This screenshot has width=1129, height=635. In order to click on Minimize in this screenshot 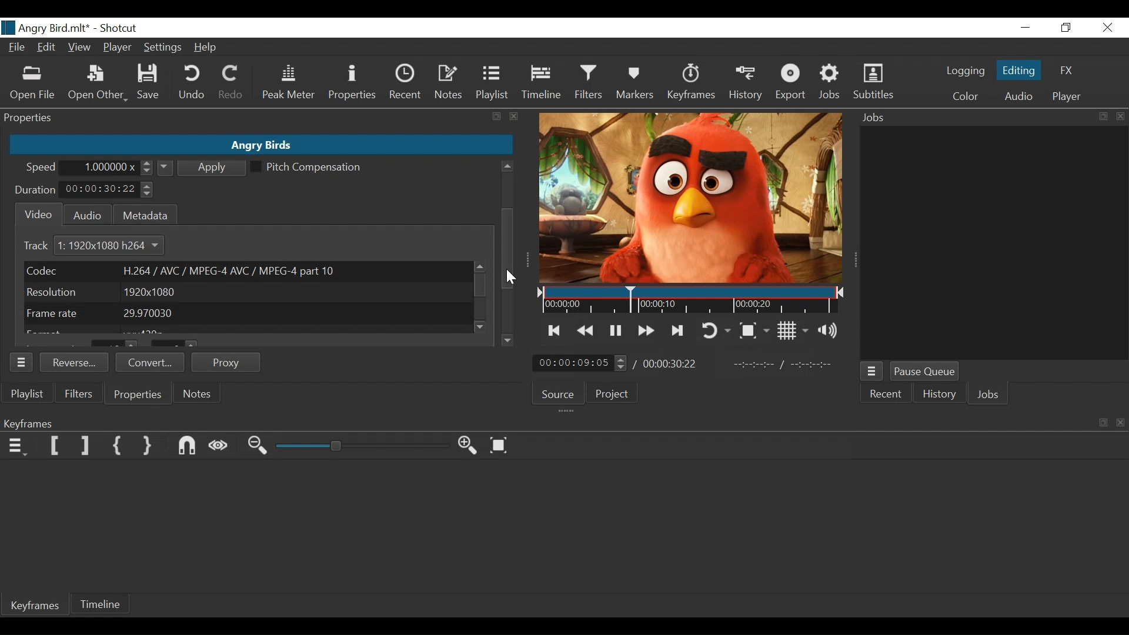, I will do `click(1026, 28)`.